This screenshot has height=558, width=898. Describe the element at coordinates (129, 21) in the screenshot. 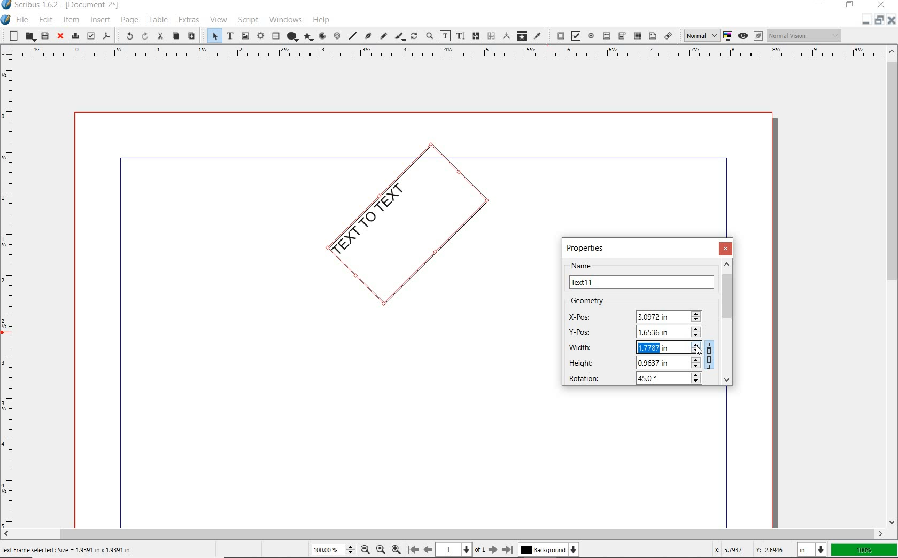

I see `page` at that location.